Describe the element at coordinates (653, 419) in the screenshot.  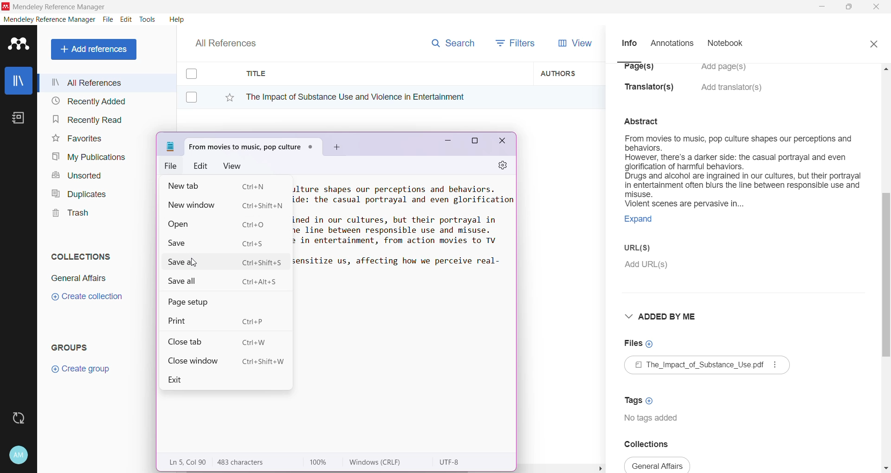
I see `Tags available for the document` at that location.